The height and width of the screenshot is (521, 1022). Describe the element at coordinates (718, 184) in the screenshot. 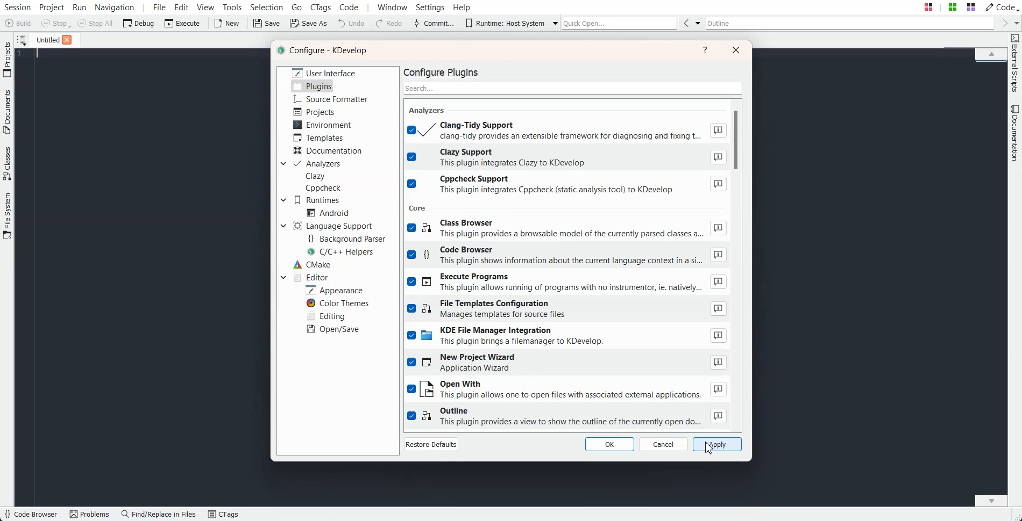

I see `About` at that location.